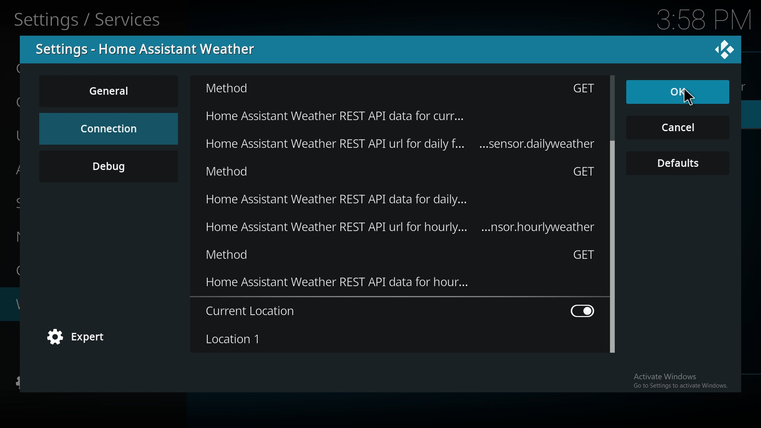 This screenshot has width=761, height=428. Describe the element at coordinates (679, 164) in the screenshot. I see `defaults` at that location.